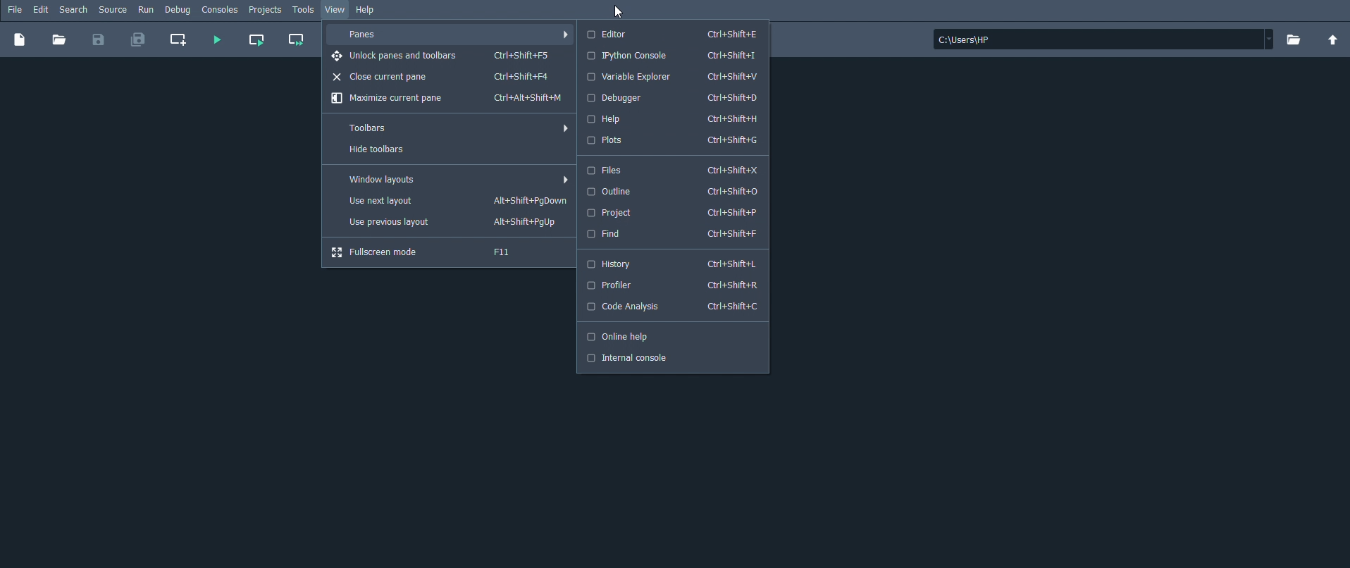 The image size is (1350, 568). What do you see at coordinates (180, 41) in the screenshot?
I see `Create new cell at the current line` at bounding box center [180, 41].